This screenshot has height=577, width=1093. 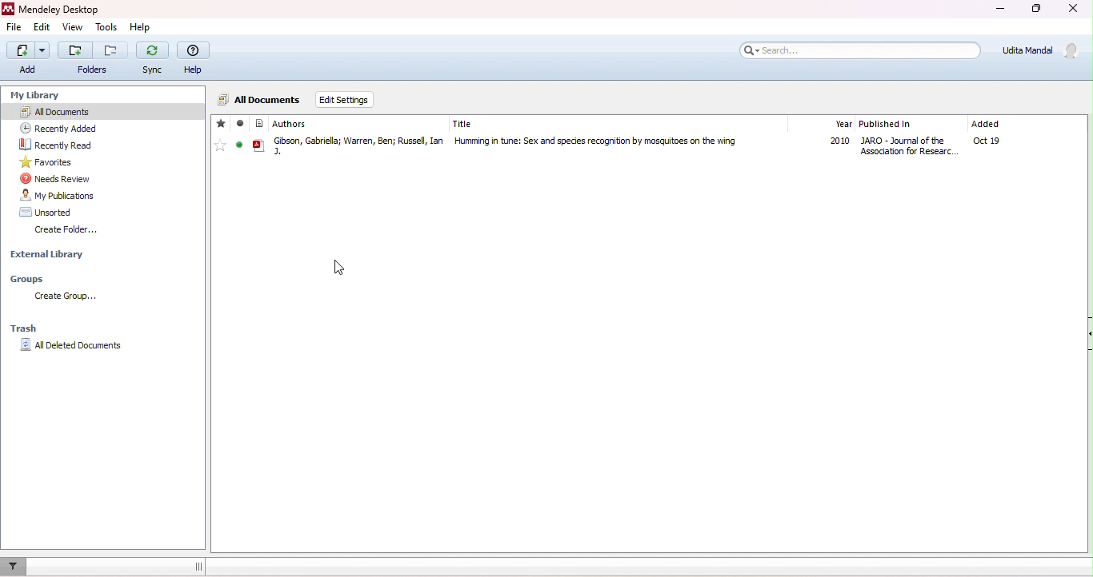 I want to click on 2010, so click(x=839, y=141).